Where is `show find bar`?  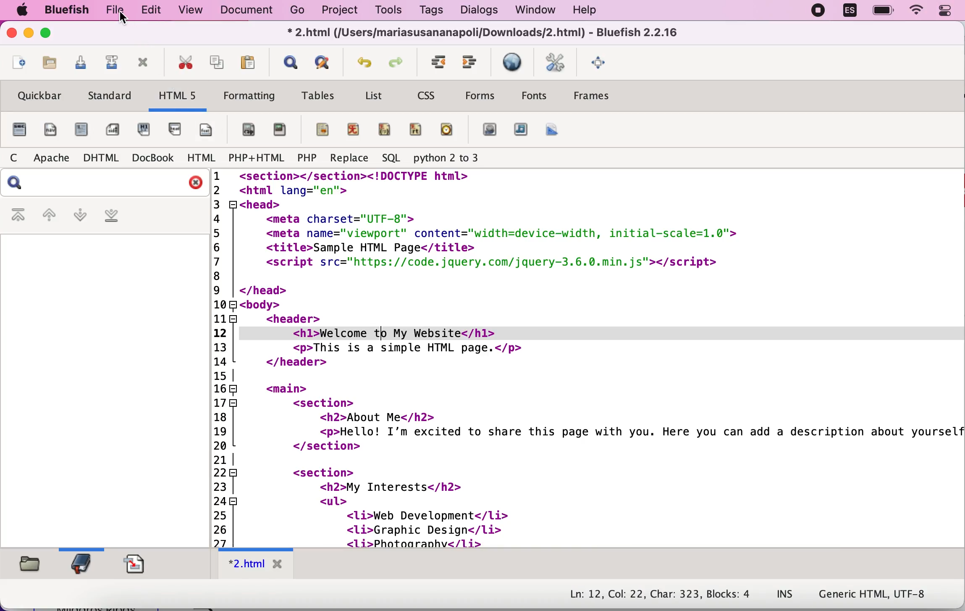
show find bar is located at coordinates (288, 61).